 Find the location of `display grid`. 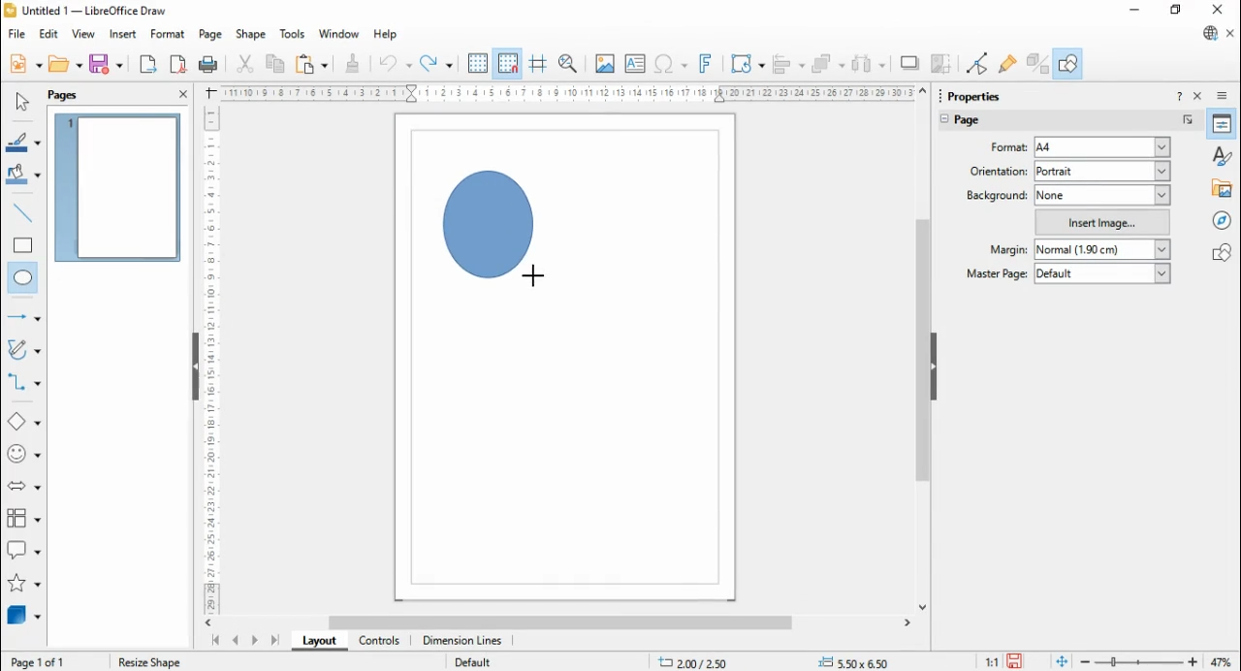

display grid is located at coordinates (477, 64).